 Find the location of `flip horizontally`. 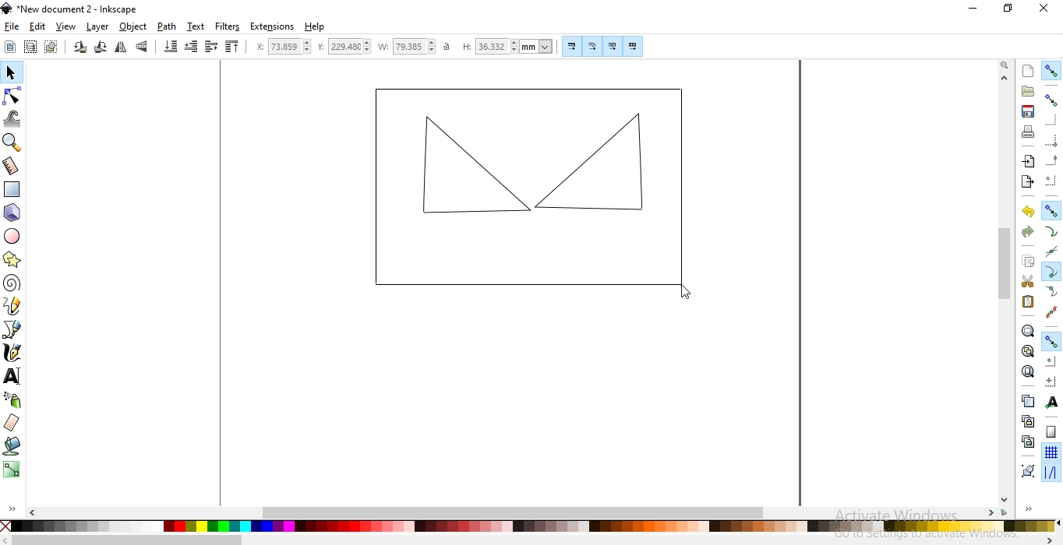

flip horizontally is located at coordinates (121, 47).